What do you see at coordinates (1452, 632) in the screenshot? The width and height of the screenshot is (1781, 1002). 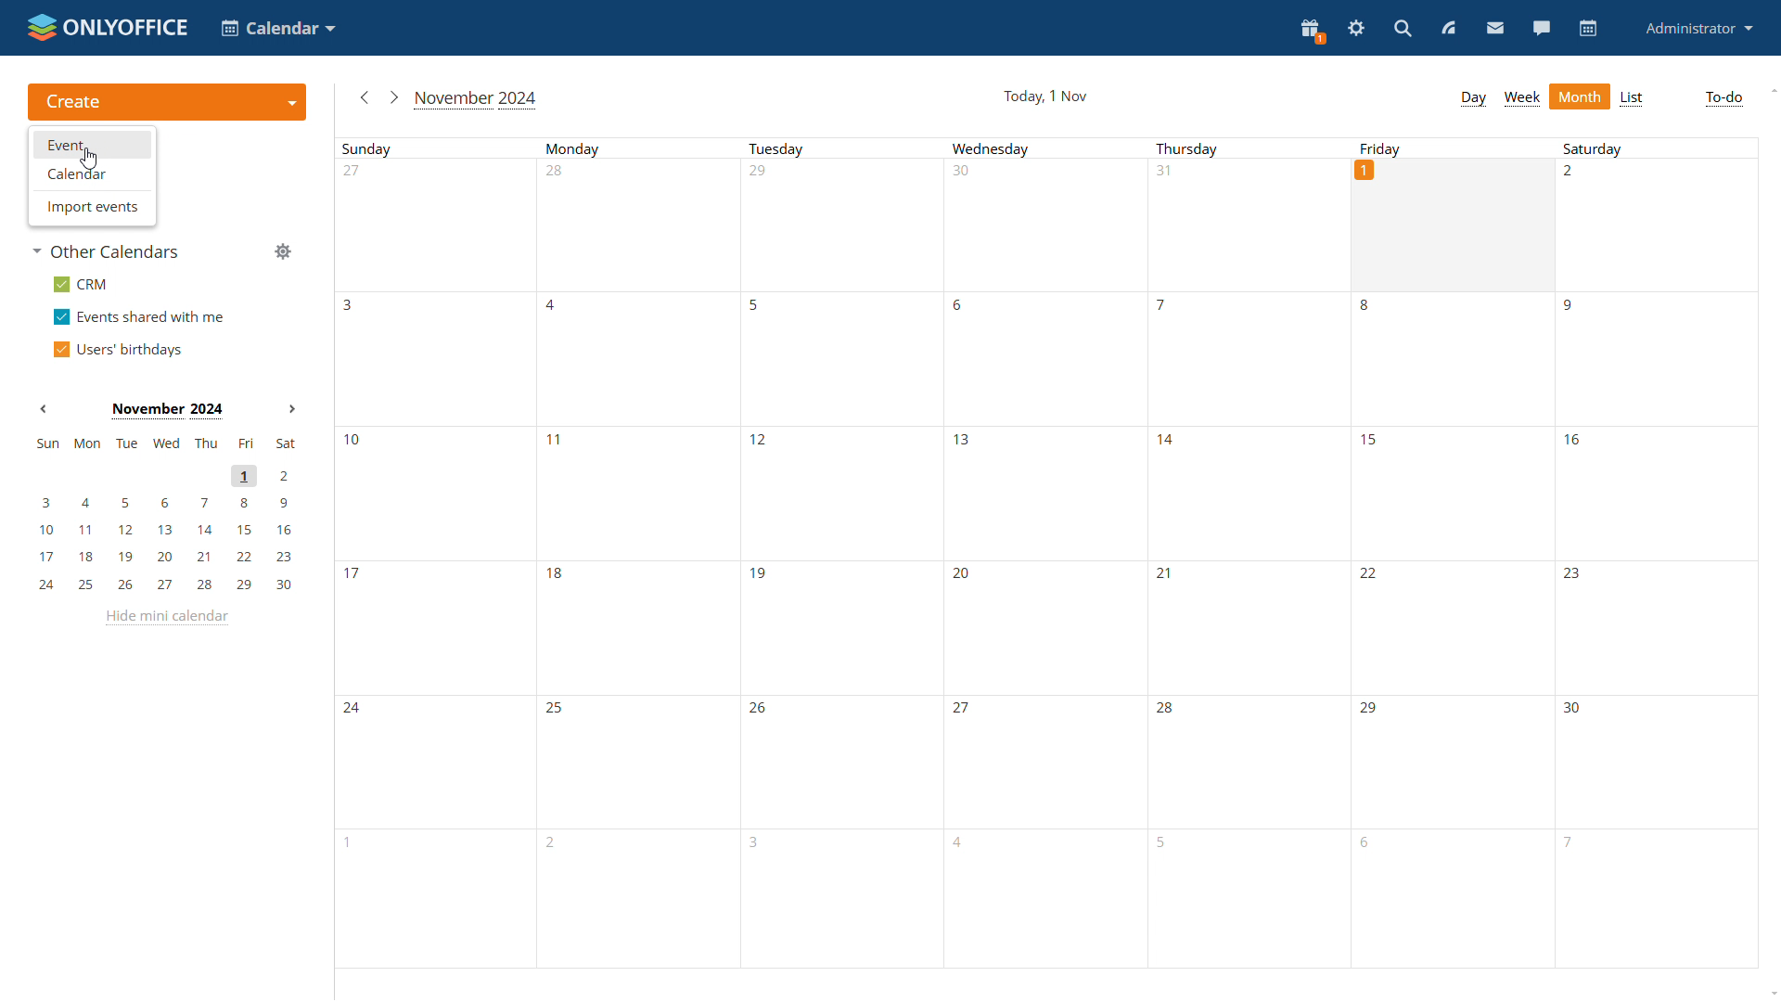 I see `Upcoming Fridays` at bounding box center [1452, 632].